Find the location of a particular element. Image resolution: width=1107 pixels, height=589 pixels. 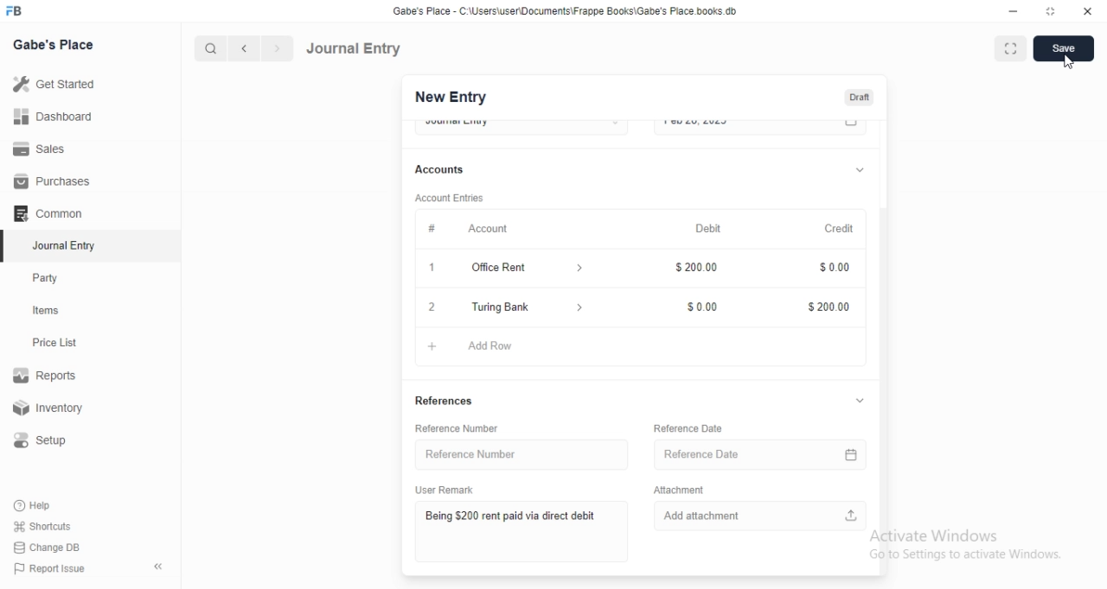

Party is located at coordinates (49, 278).